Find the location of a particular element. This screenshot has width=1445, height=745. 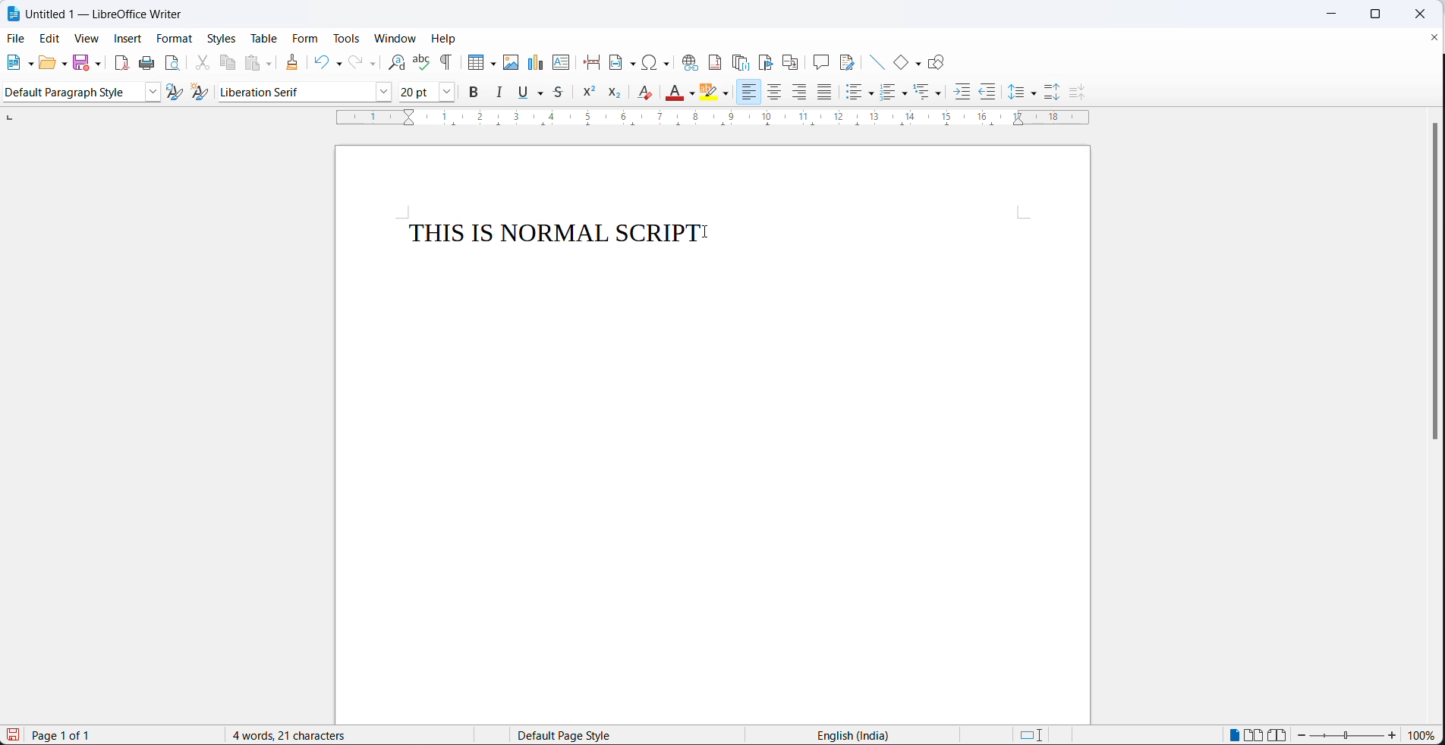

multipage view is located at coordinates (1254, 735).